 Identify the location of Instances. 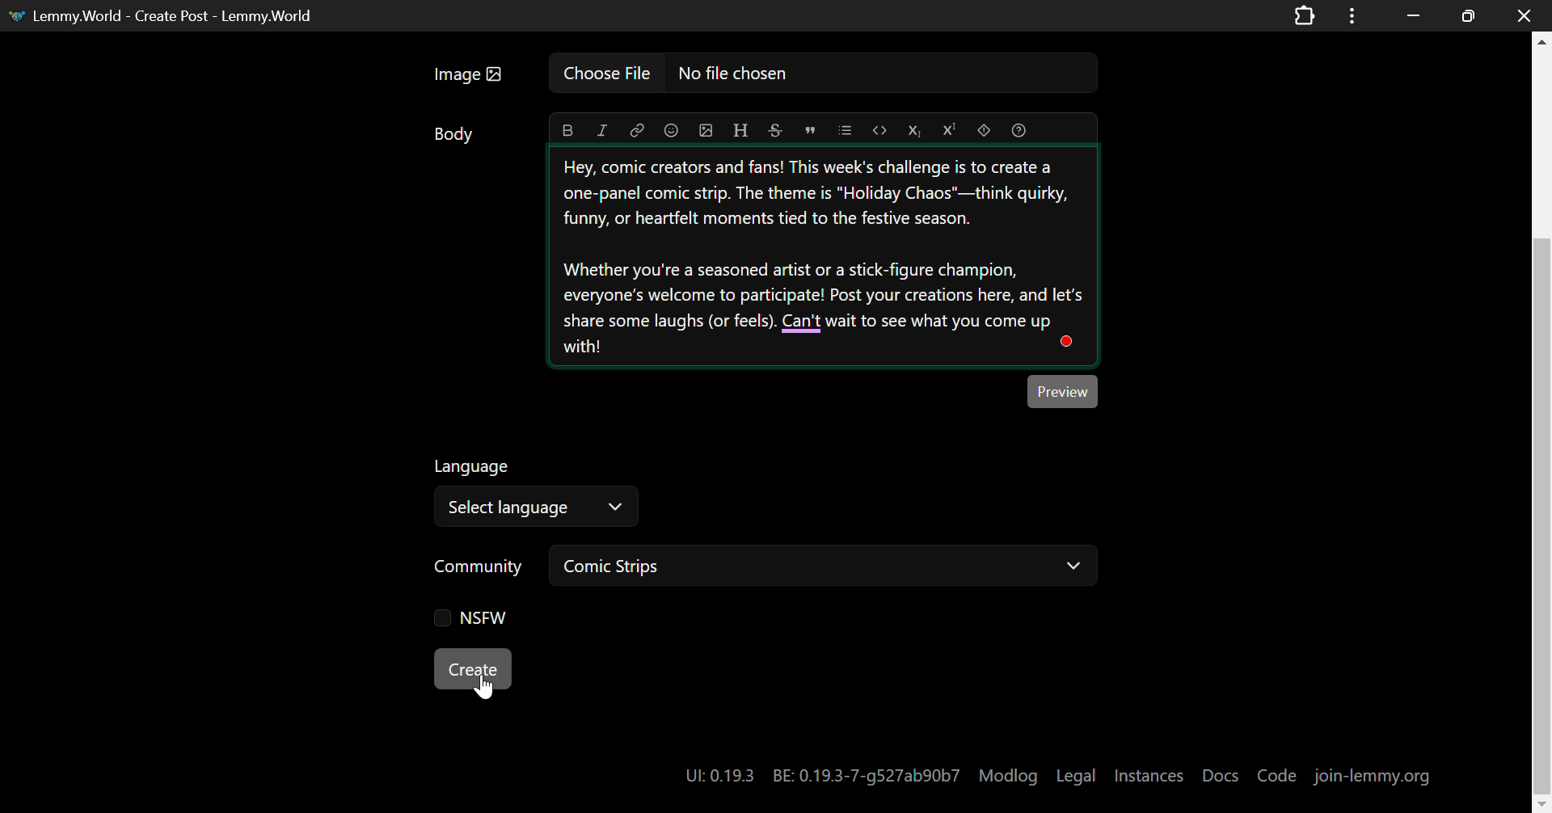
(1150, 775).